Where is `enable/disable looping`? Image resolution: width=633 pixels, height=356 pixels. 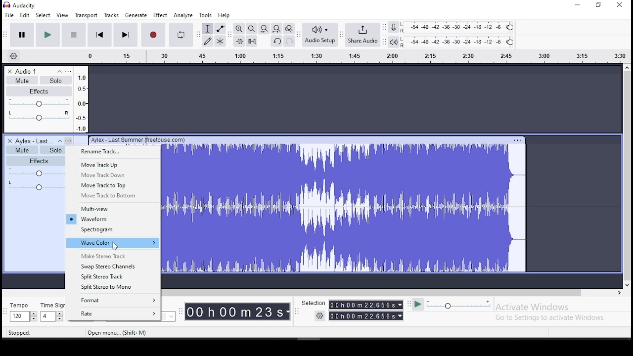
enable/disable looping is located at coordinates (180, 35).